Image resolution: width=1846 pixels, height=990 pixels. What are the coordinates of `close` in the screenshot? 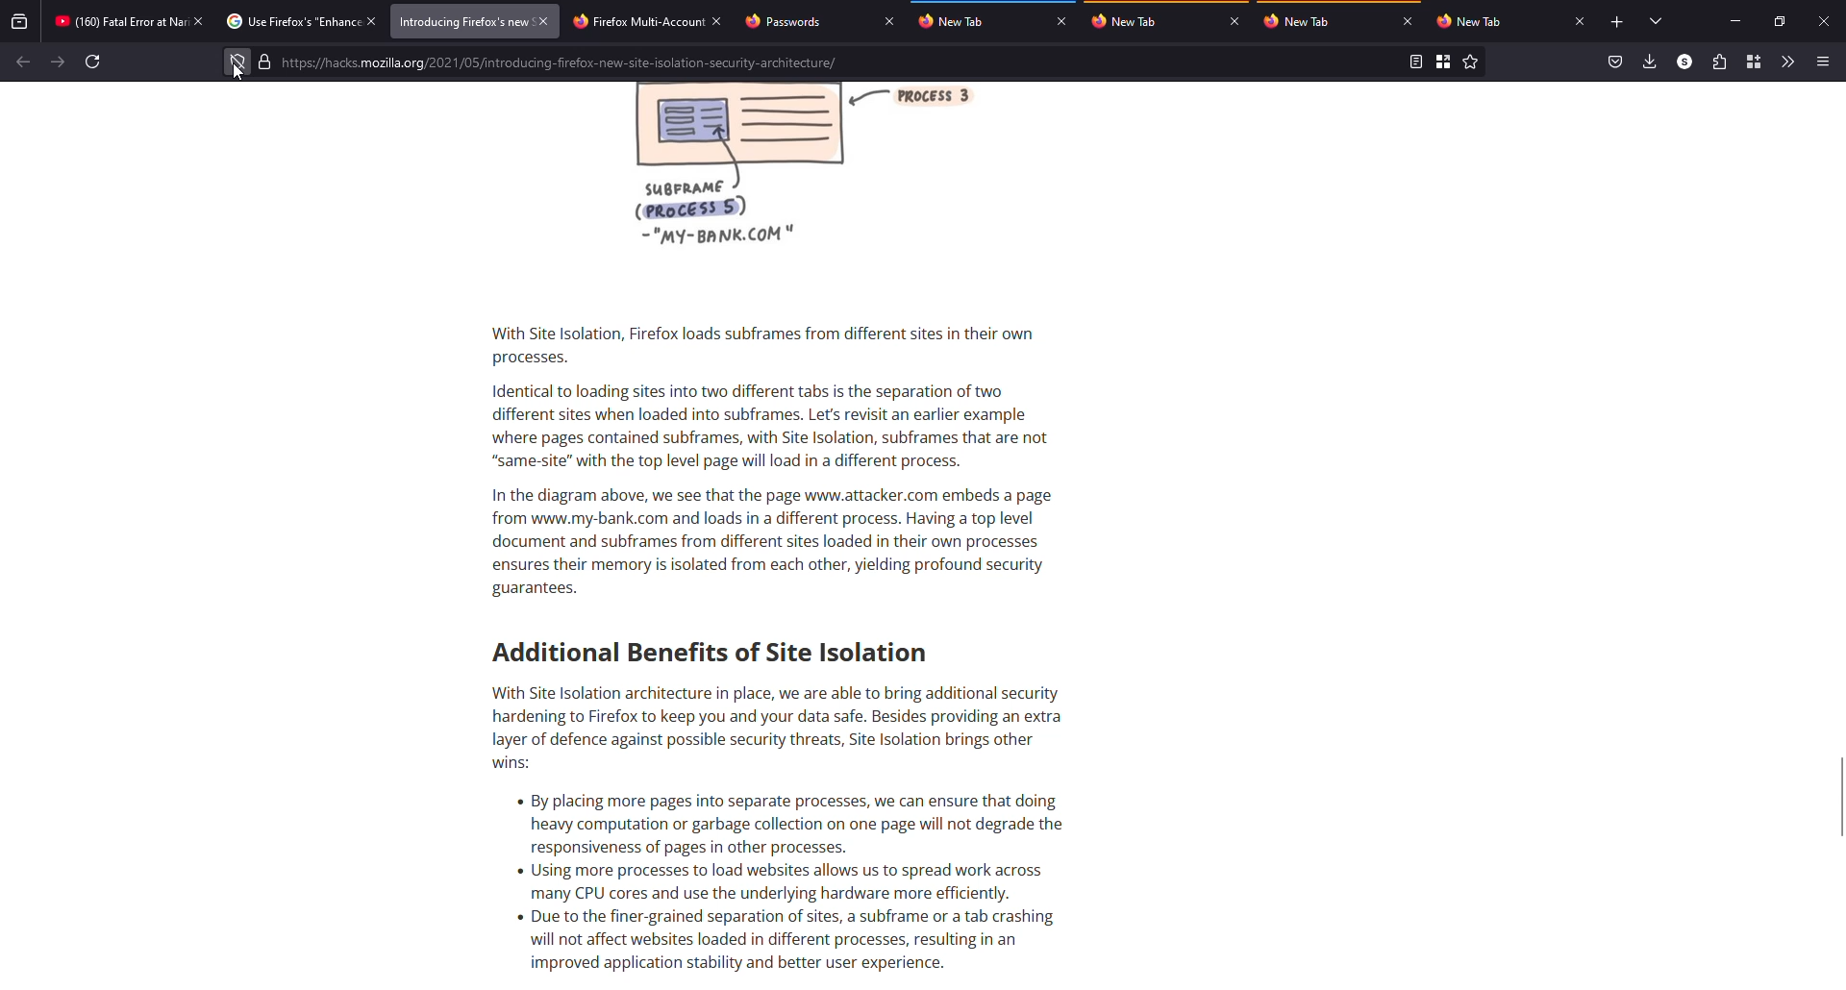 It's located at (543, 20).